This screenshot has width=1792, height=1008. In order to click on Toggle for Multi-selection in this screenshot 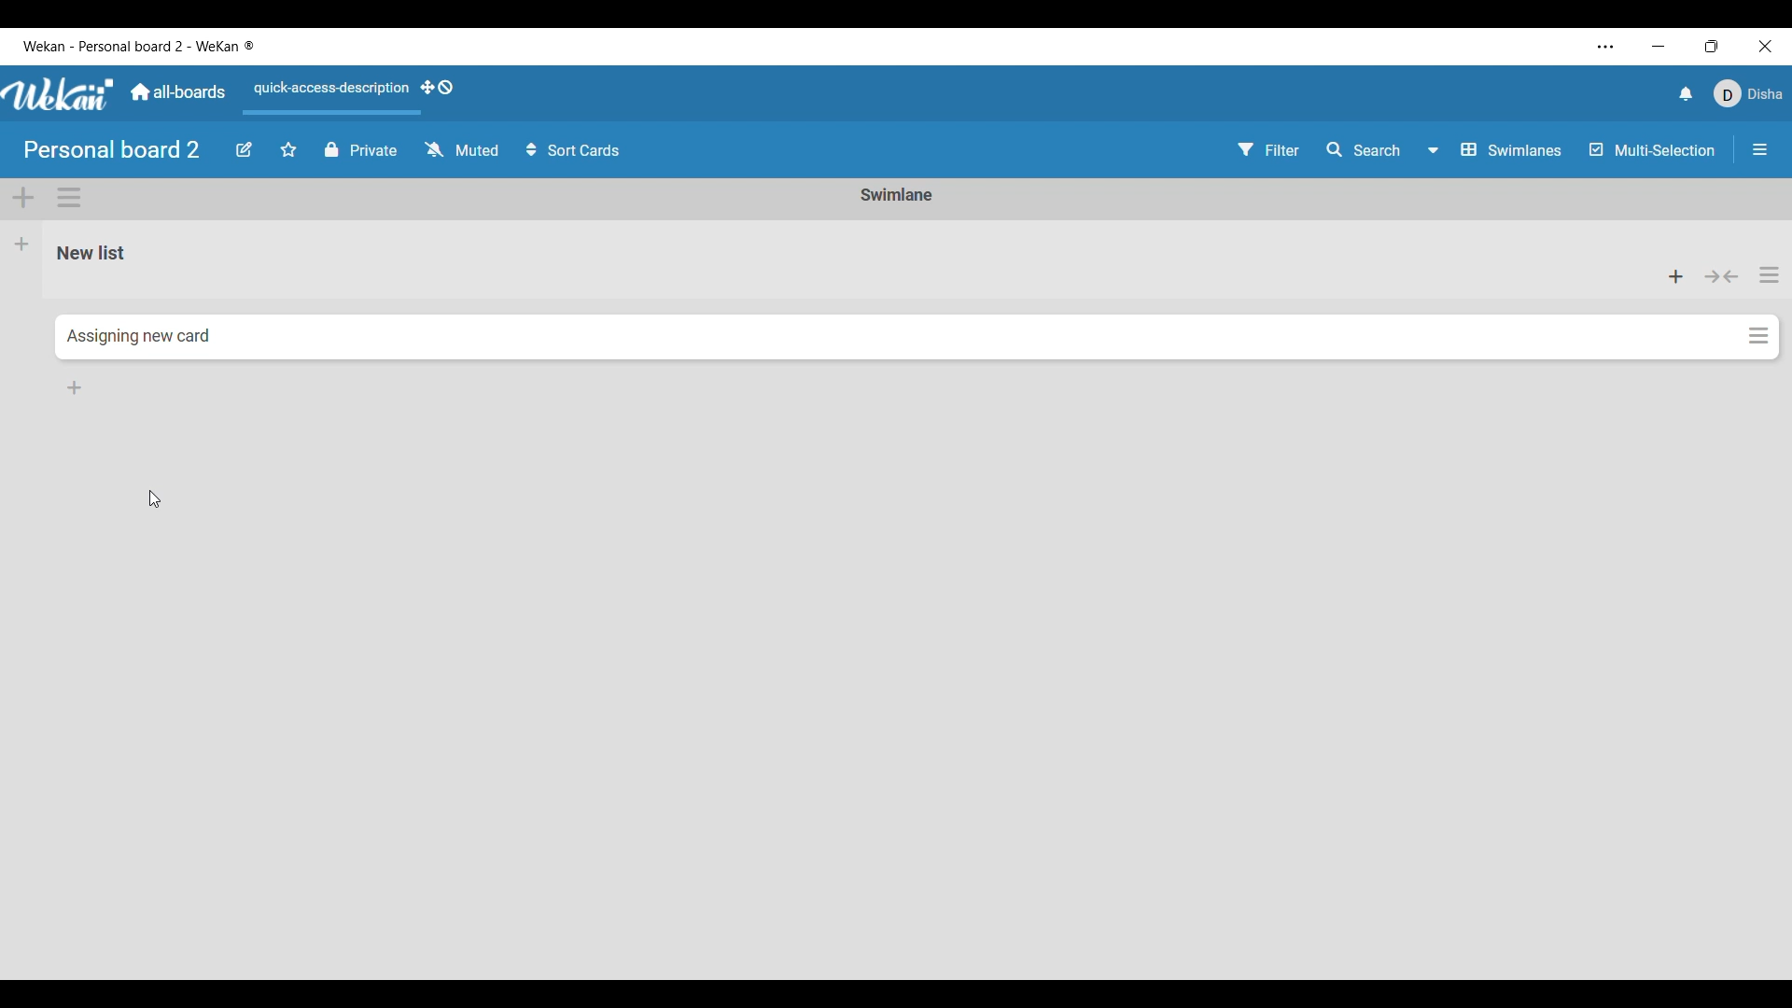, I will do `click(1653, 149)`.